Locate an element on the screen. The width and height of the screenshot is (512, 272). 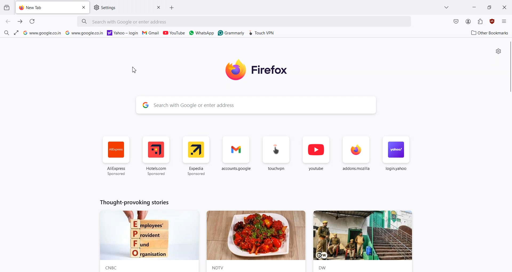
Touch VPN Bookmark is located at coordinates (262, 32).